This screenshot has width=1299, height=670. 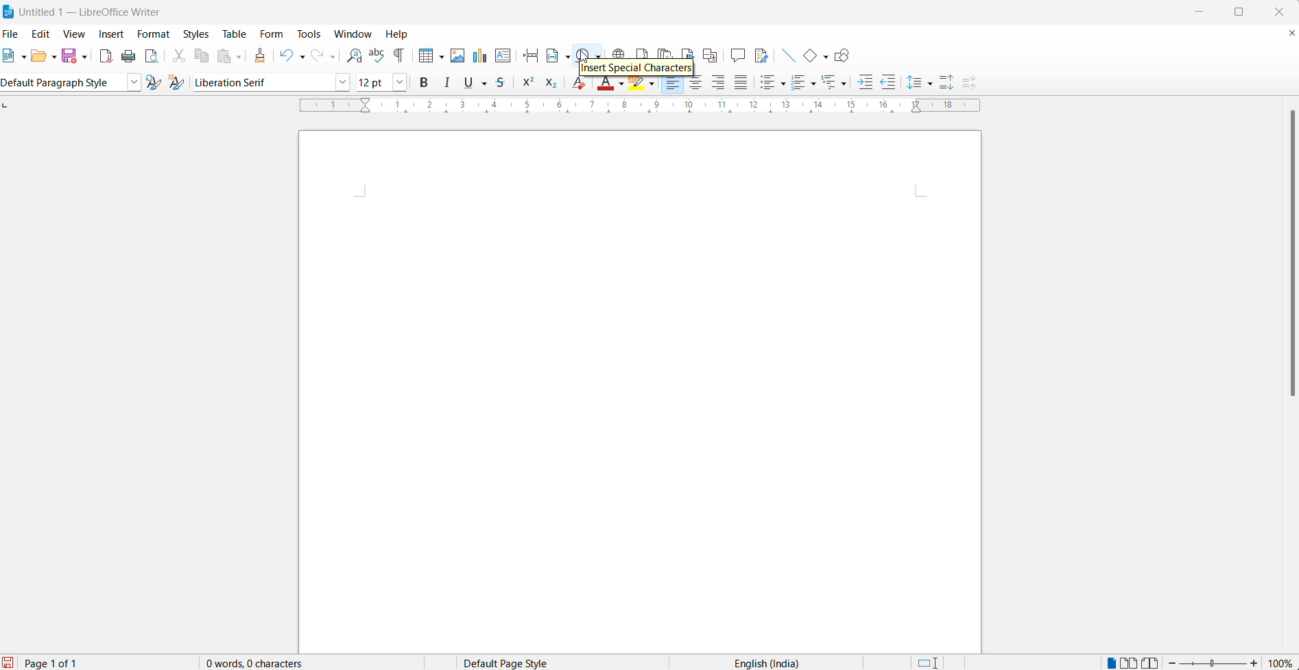 What do you see at coordinates (553, 84) in the screenshot?
I see `subscript` at bounding box center [553, 84].